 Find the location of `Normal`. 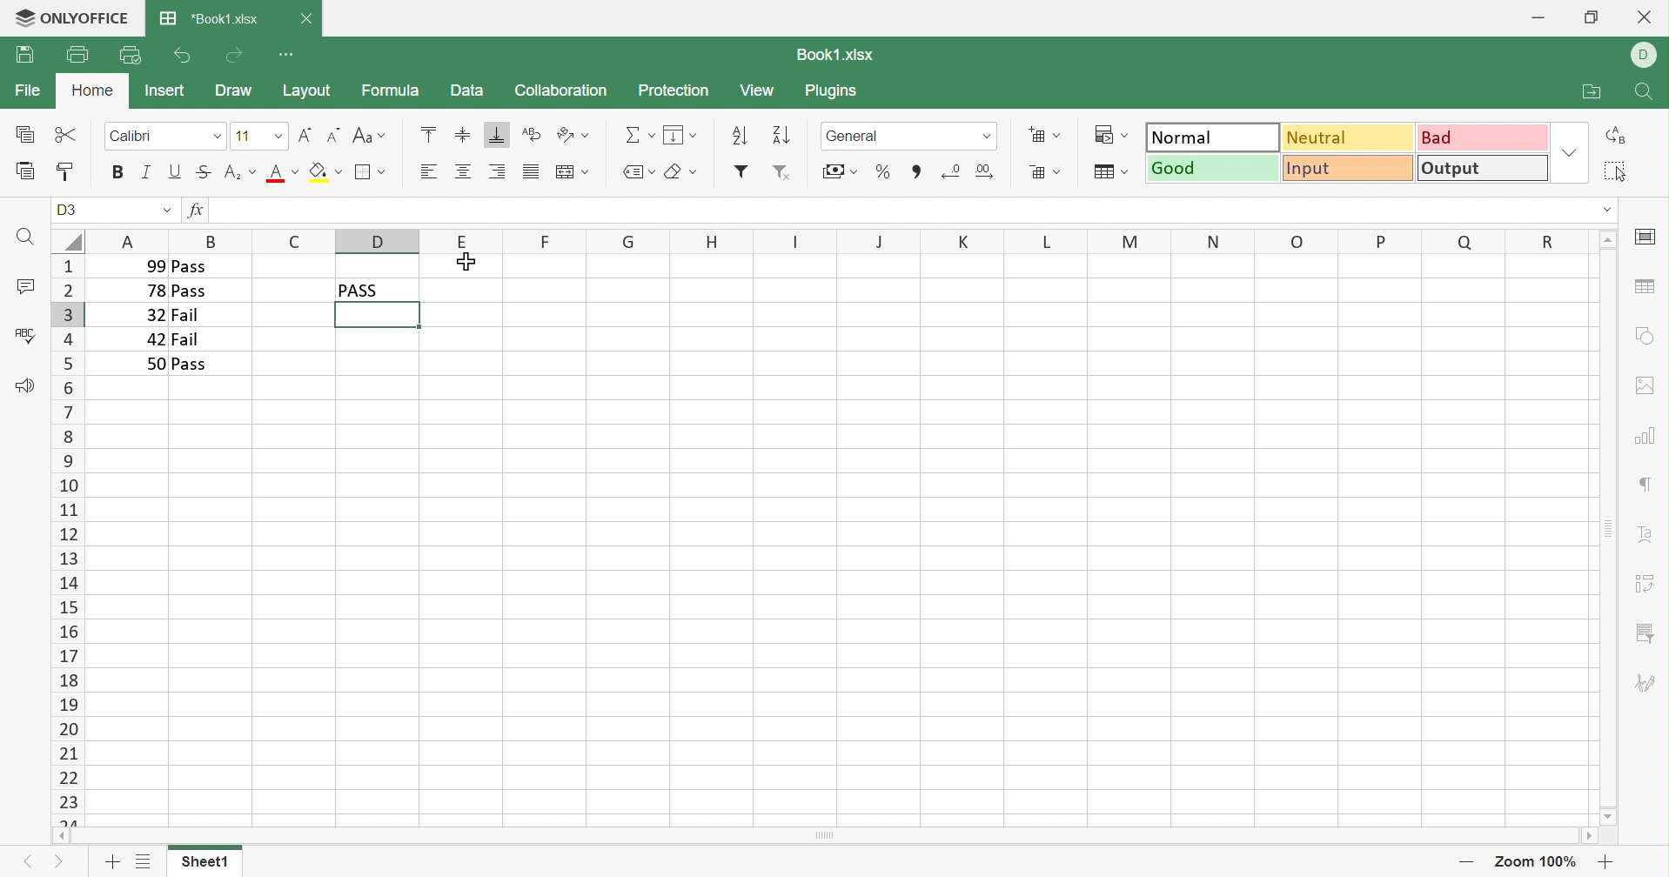

Normal is located at coordinates (1212, 136).